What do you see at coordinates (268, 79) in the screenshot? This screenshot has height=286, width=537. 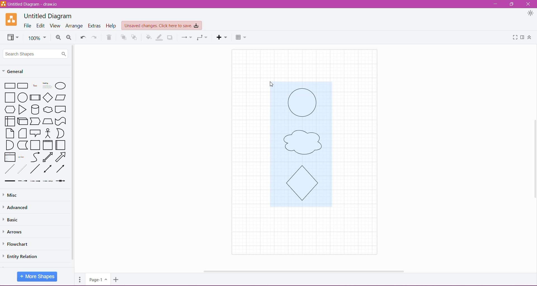 I see `Cursor` at bounding box center [268, 79].